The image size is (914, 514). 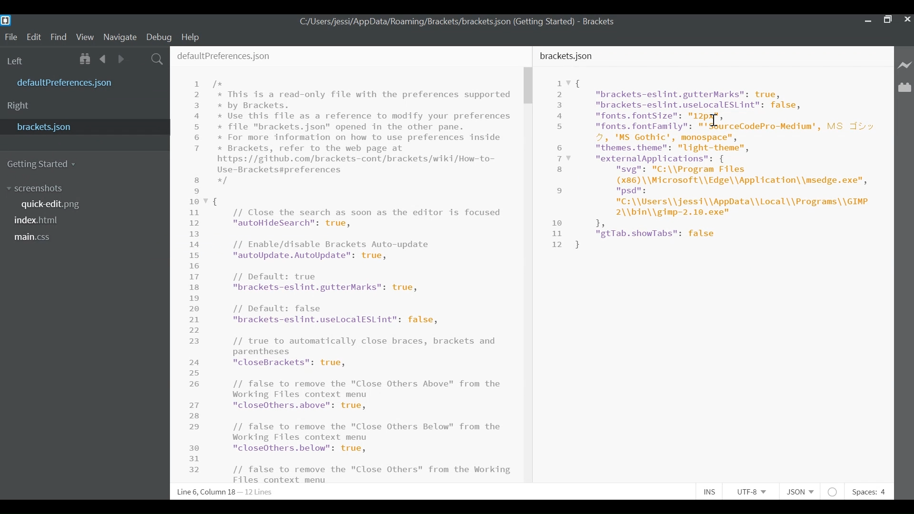 What do you see at coordinates (568, 58) in the screenshot?
I see `brackets.json ` at bounding box center [568, 58].